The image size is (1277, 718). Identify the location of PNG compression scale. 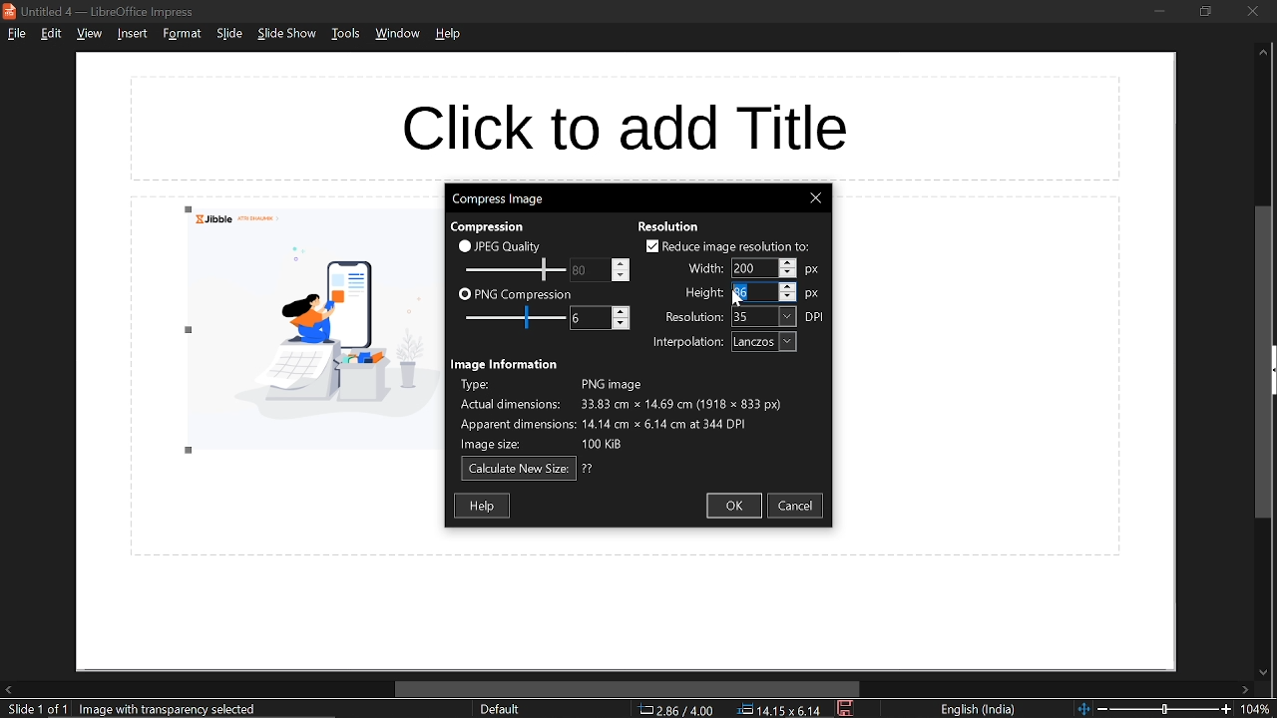
(588, 270).